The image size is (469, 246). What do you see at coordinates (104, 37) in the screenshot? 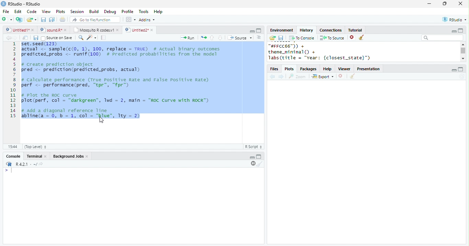
I see `compile report` at bounding box center [104, 37].